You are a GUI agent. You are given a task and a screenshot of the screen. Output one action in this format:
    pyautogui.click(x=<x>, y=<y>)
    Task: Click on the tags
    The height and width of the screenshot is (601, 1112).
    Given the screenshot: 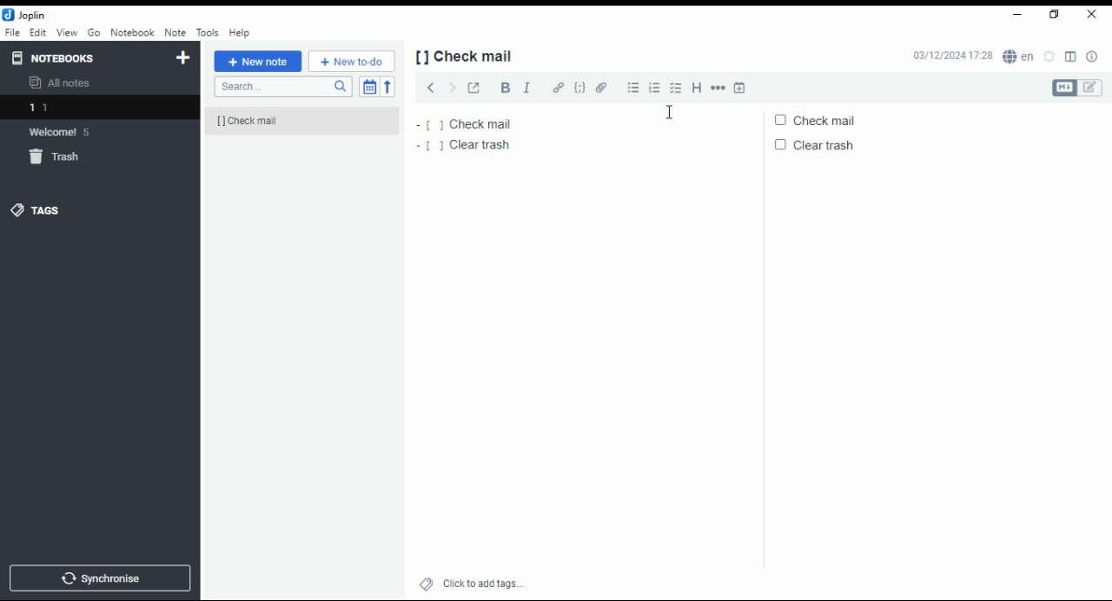 What is the action you would take?
    pyautogui.click(x=45, y=215)
    